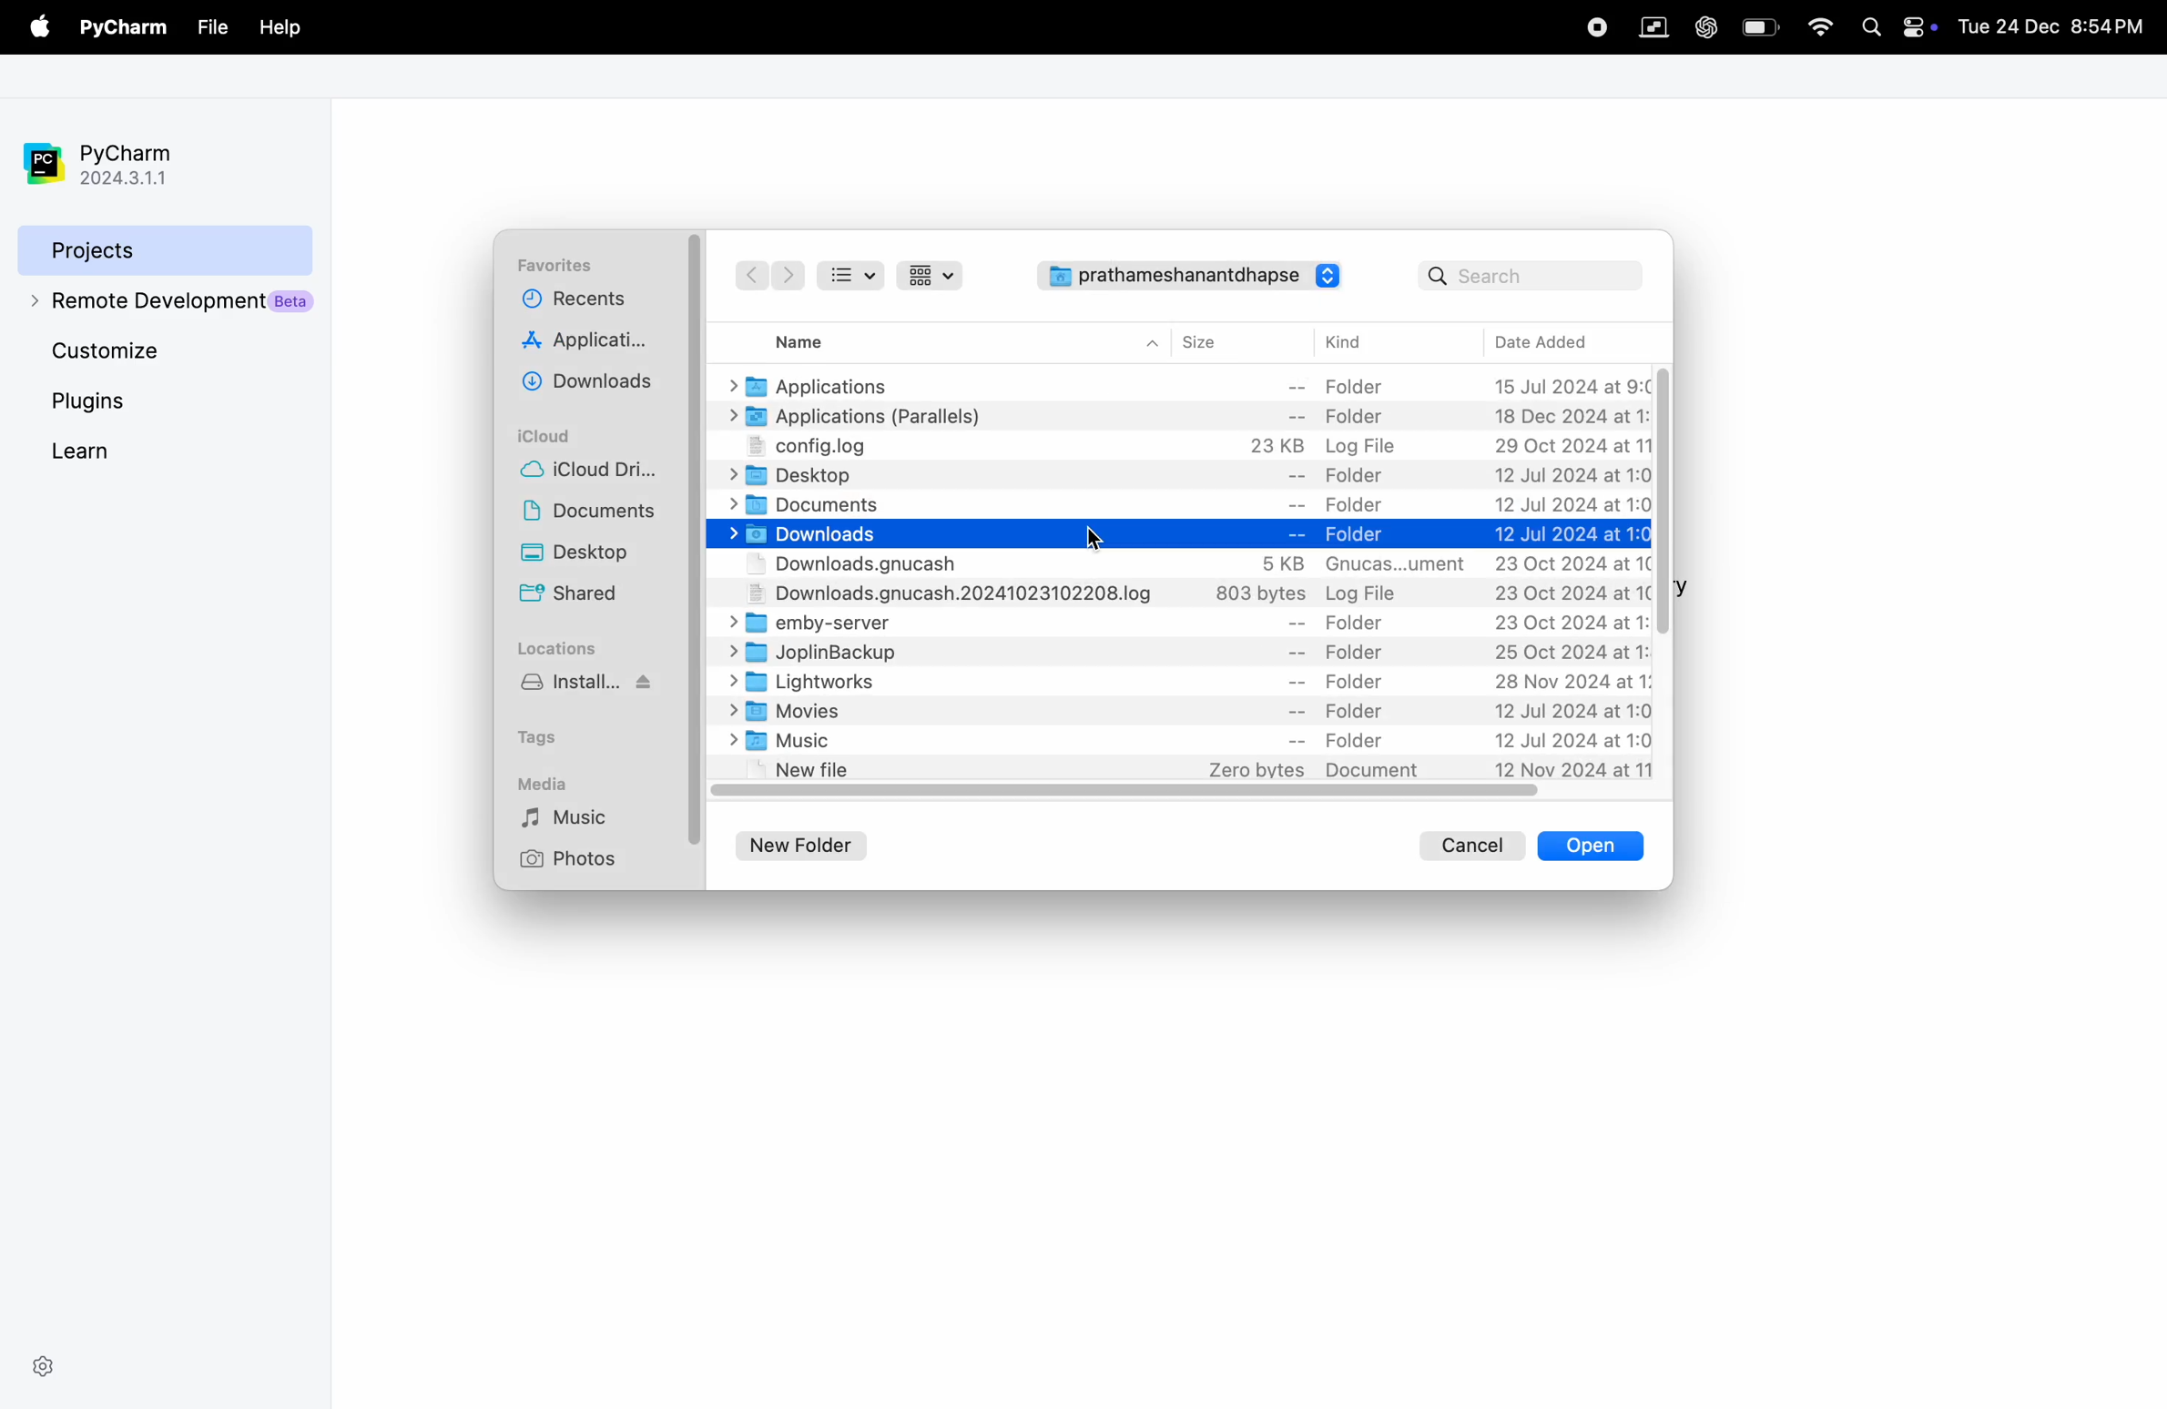 This screenshot has width=2167, height=1409. Describe the element at coordinates (1349, 343) in the screenshot. I see `kind` at that location.